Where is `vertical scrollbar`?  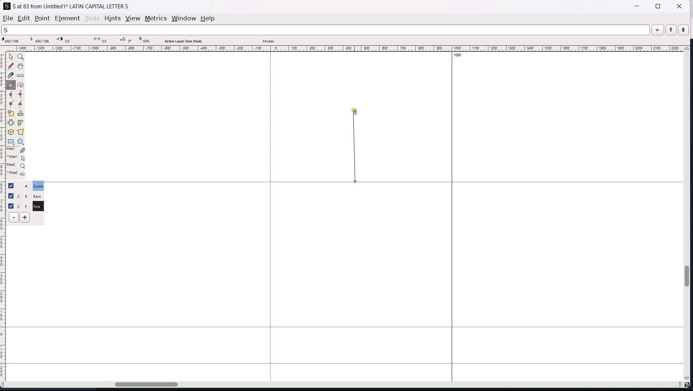 vertical scrollbar is located at coordinates (688, 214).